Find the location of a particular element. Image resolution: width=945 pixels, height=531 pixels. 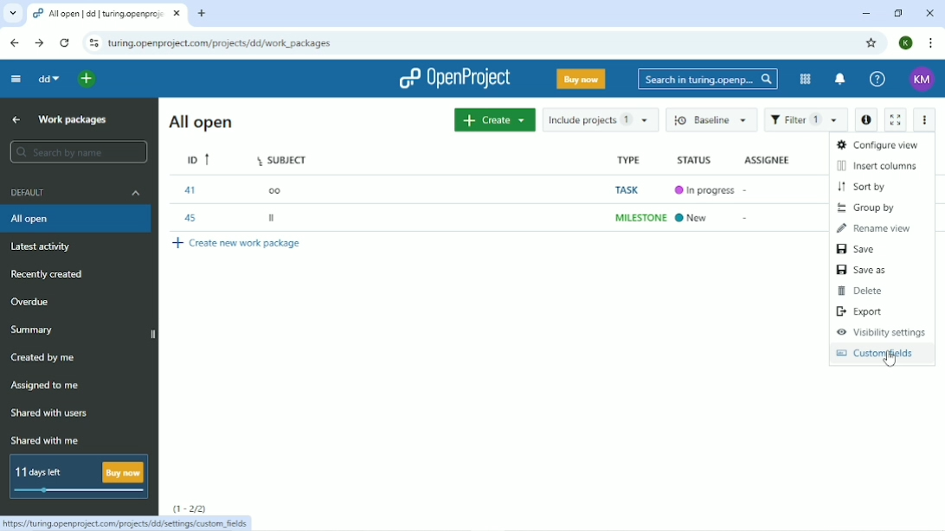

Export is located at coordinates (863, 311).